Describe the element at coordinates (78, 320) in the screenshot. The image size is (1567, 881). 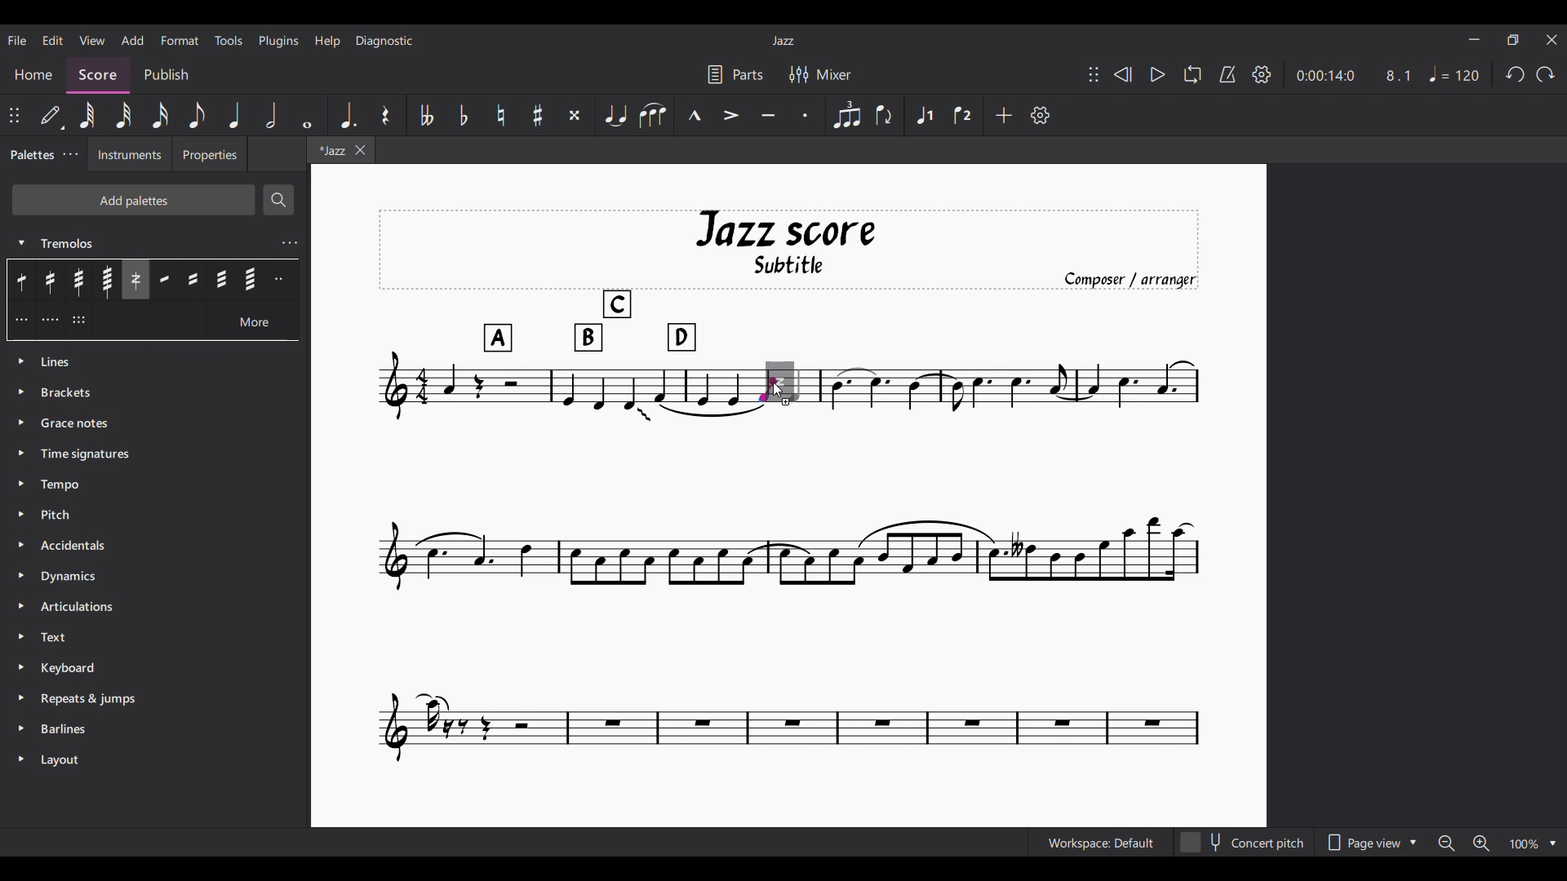
I see `Divide measured Tremolo by 6` at that location.